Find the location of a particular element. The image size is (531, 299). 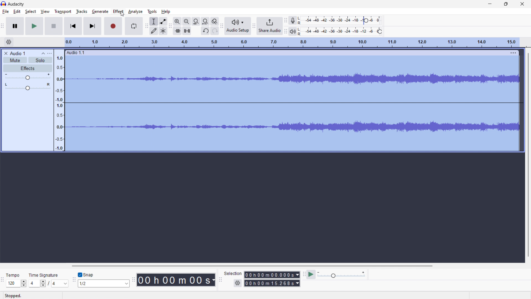

edit is located at coordinates (17, 12).